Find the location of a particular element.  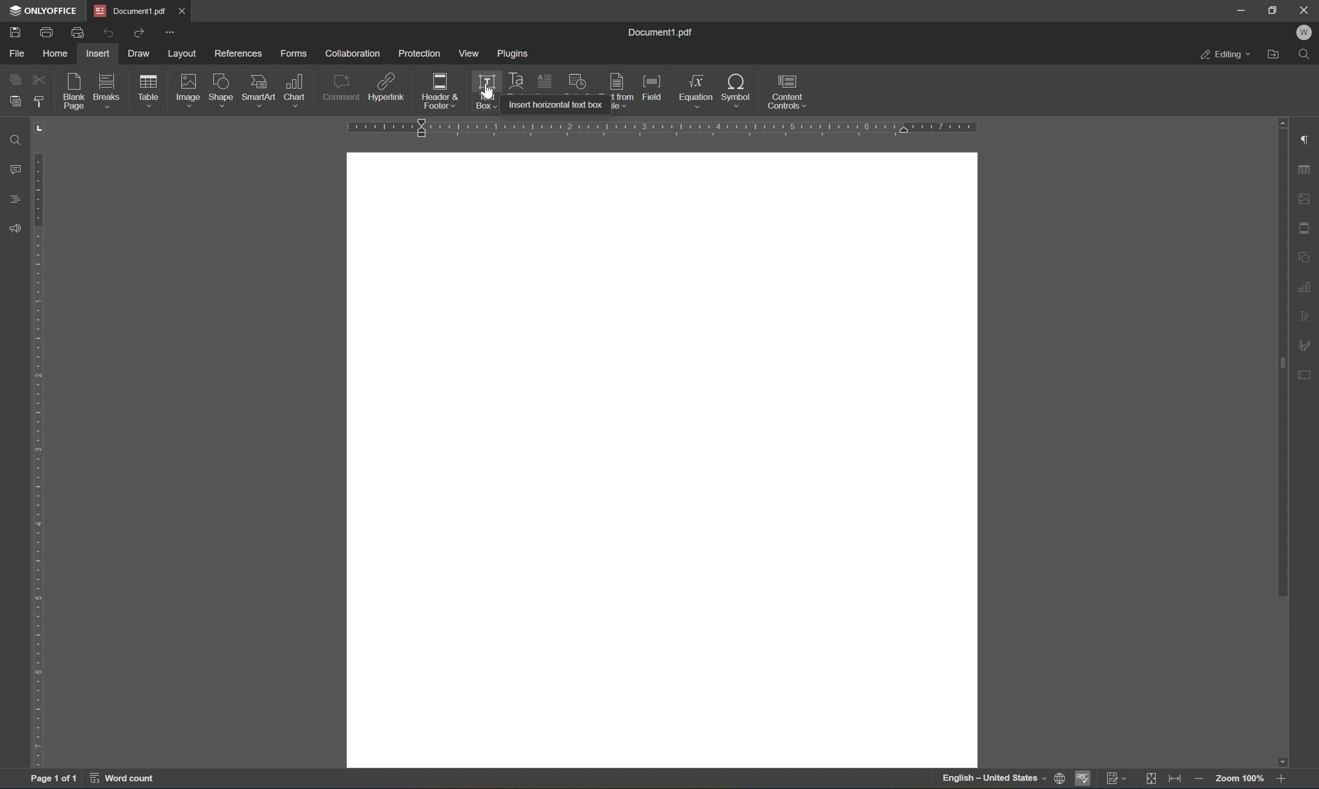

Page 1 of 1 is located at coordinates (54, 780).